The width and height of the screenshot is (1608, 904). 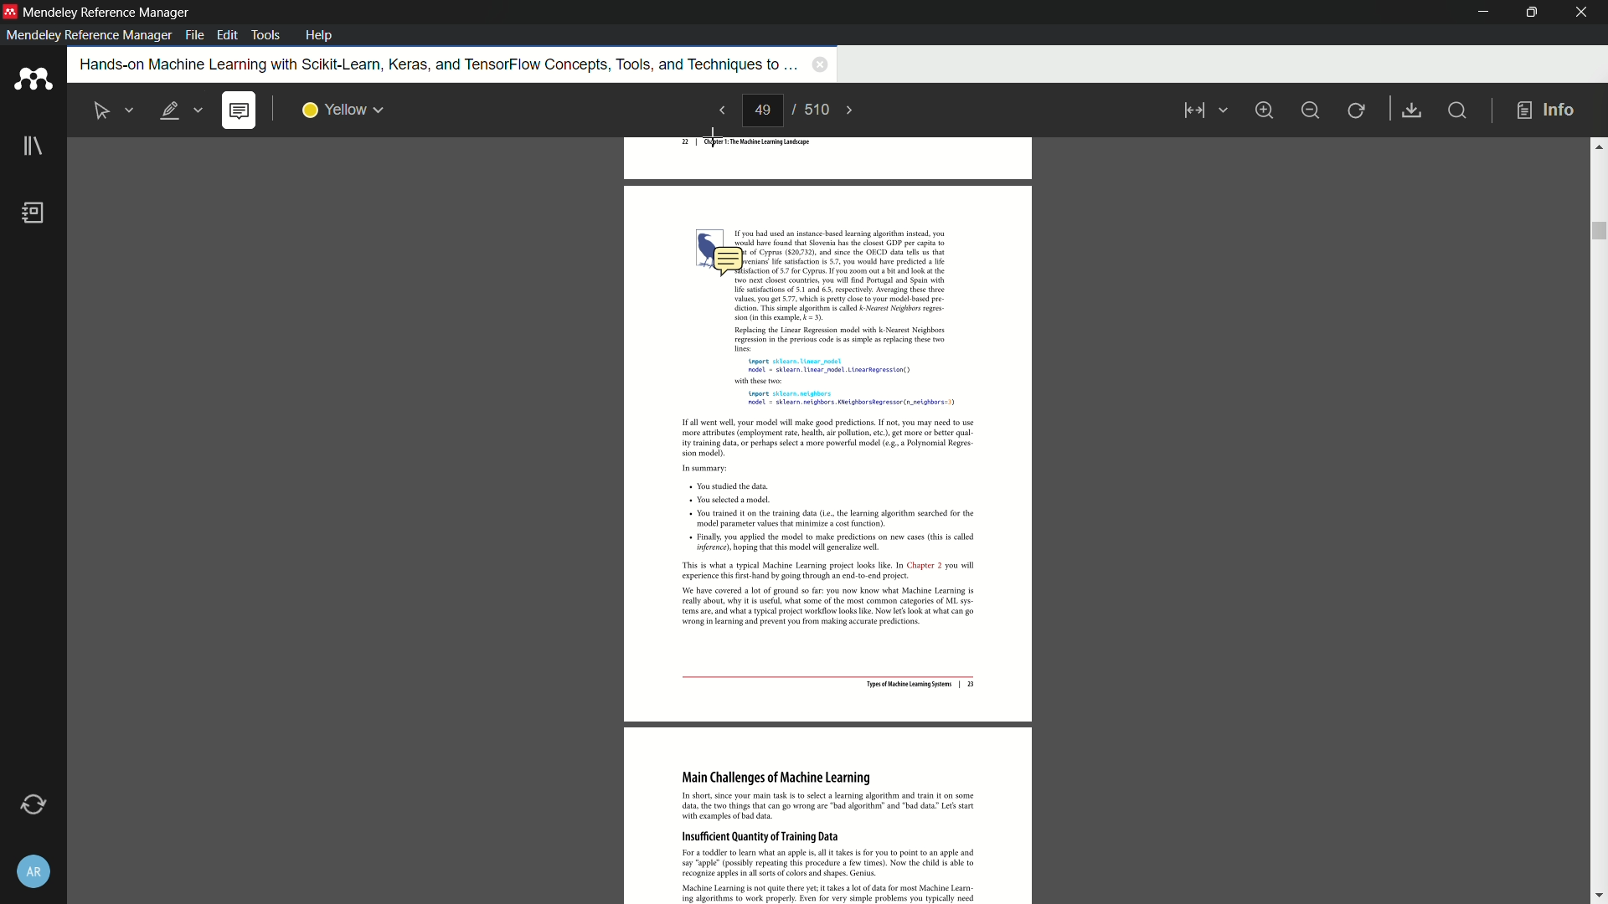 I want to click on app icon, so click(x=32, y=80).